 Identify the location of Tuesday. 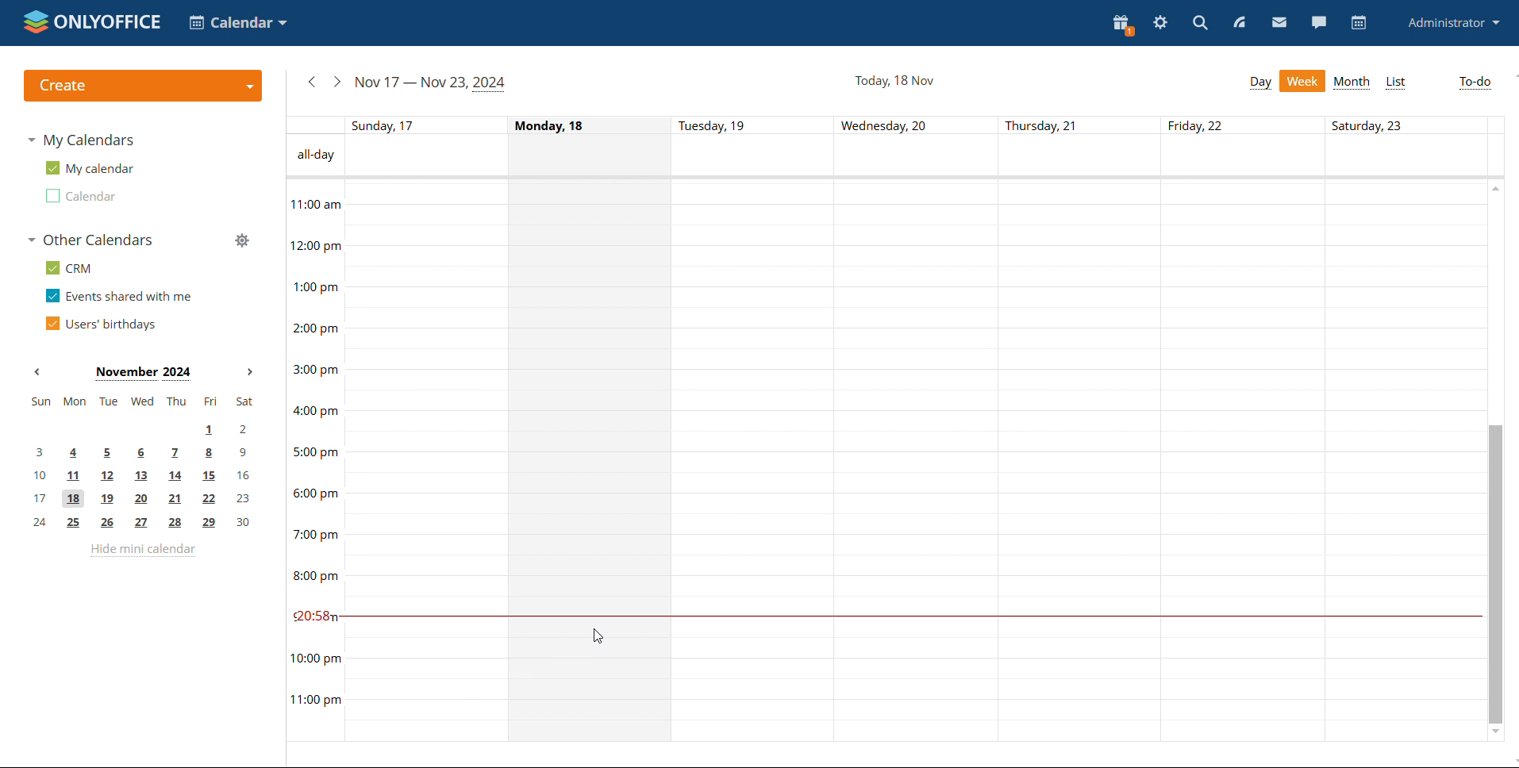
(753, 463).